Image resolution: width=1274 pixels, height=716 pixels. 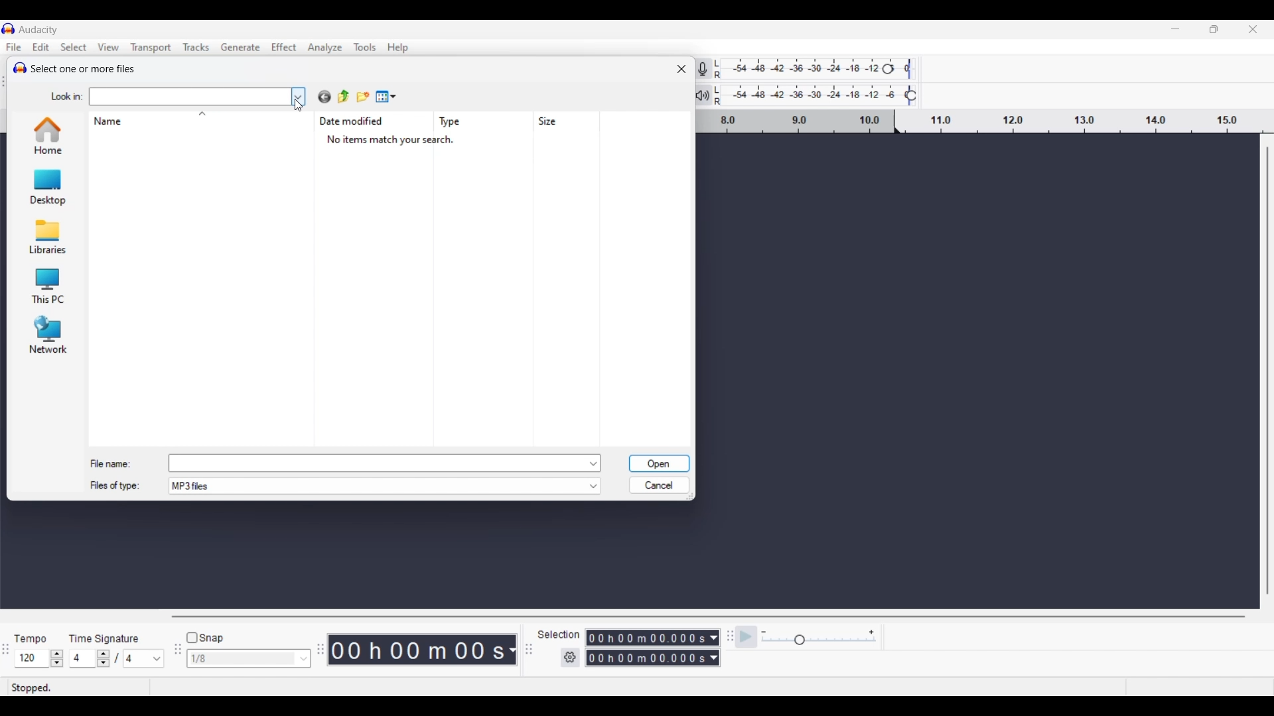 I want to click on Select one or more files, so click(x=86, y=70).